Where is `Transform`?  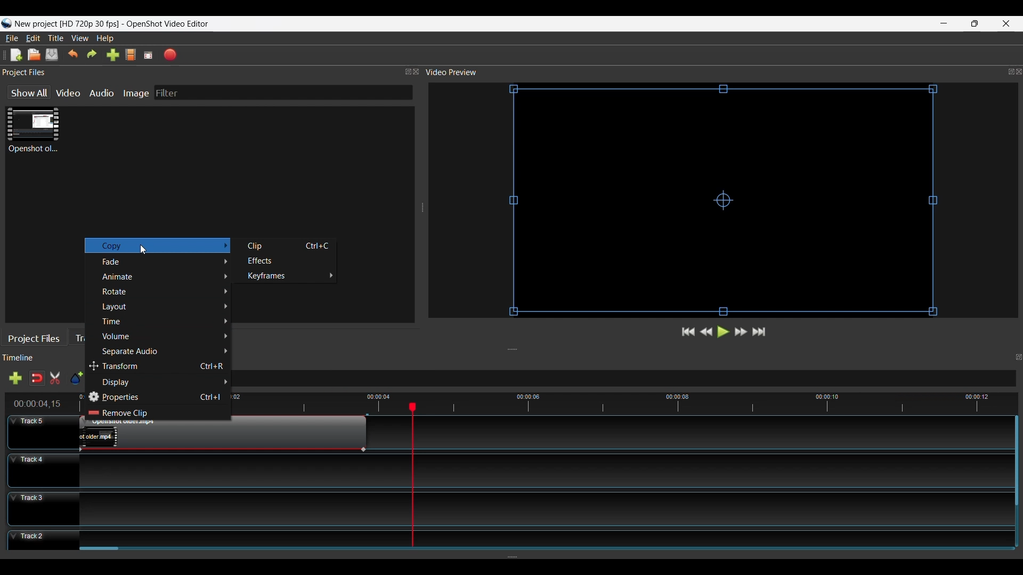
Transform is located at coordinates (159, 366).